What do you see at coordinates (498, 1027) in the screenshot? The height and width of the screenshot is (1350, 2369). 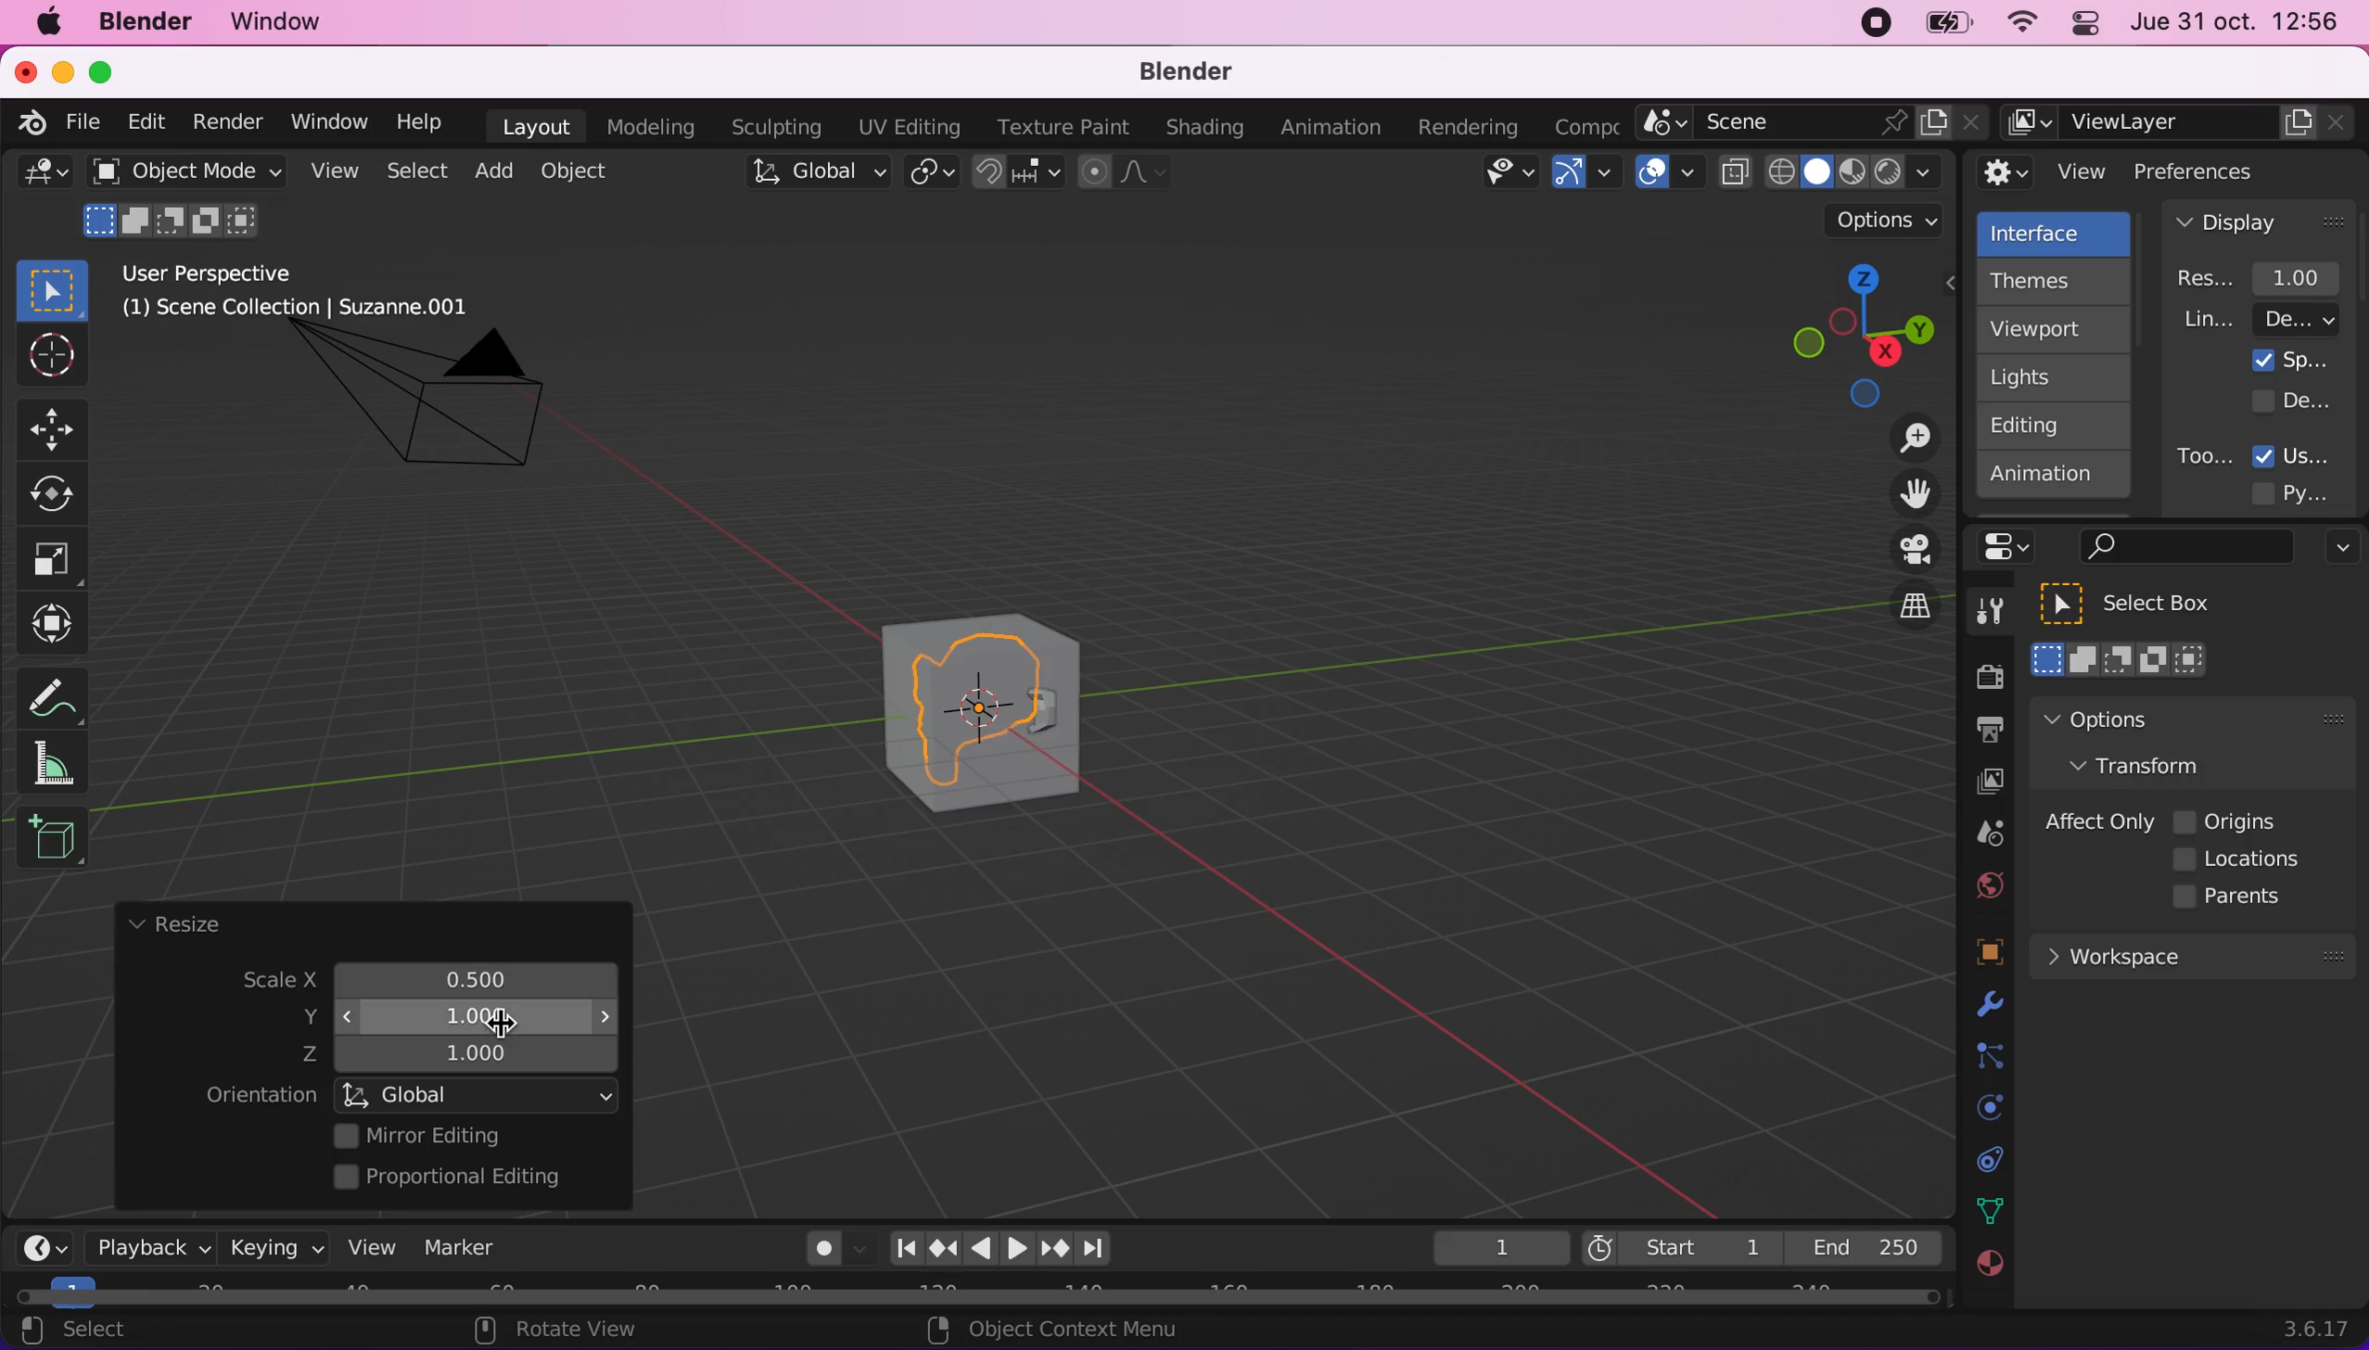 I see `cursor` at bounding box center [498, 1027].